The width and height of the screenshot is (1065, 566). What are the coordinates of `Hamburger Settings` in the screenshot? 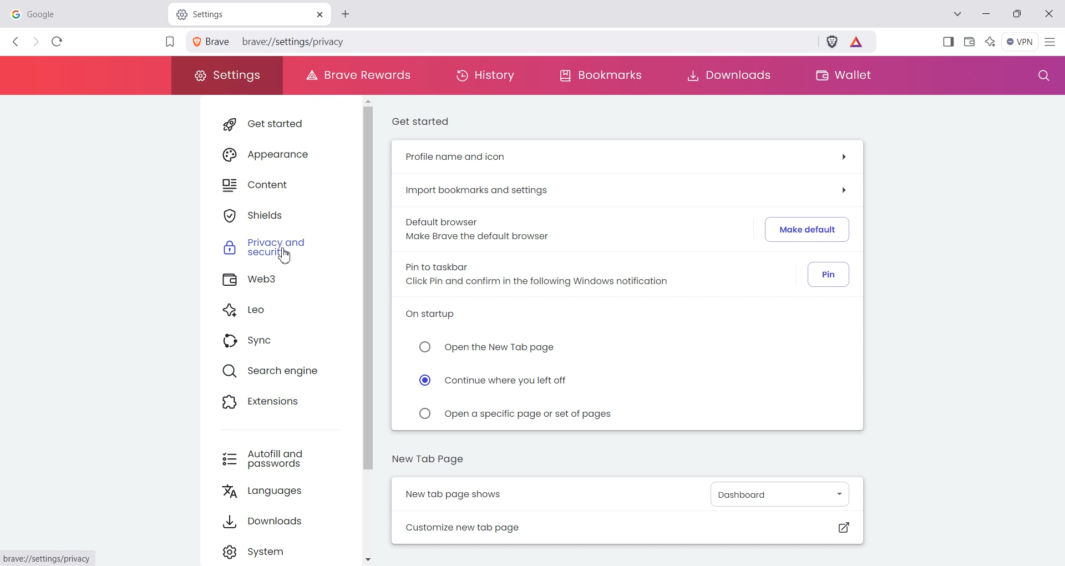 It's located at (1052, 41).